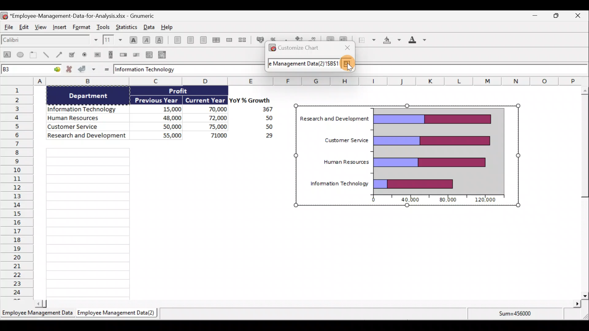  I want to click on Tools, so click(104, 26).